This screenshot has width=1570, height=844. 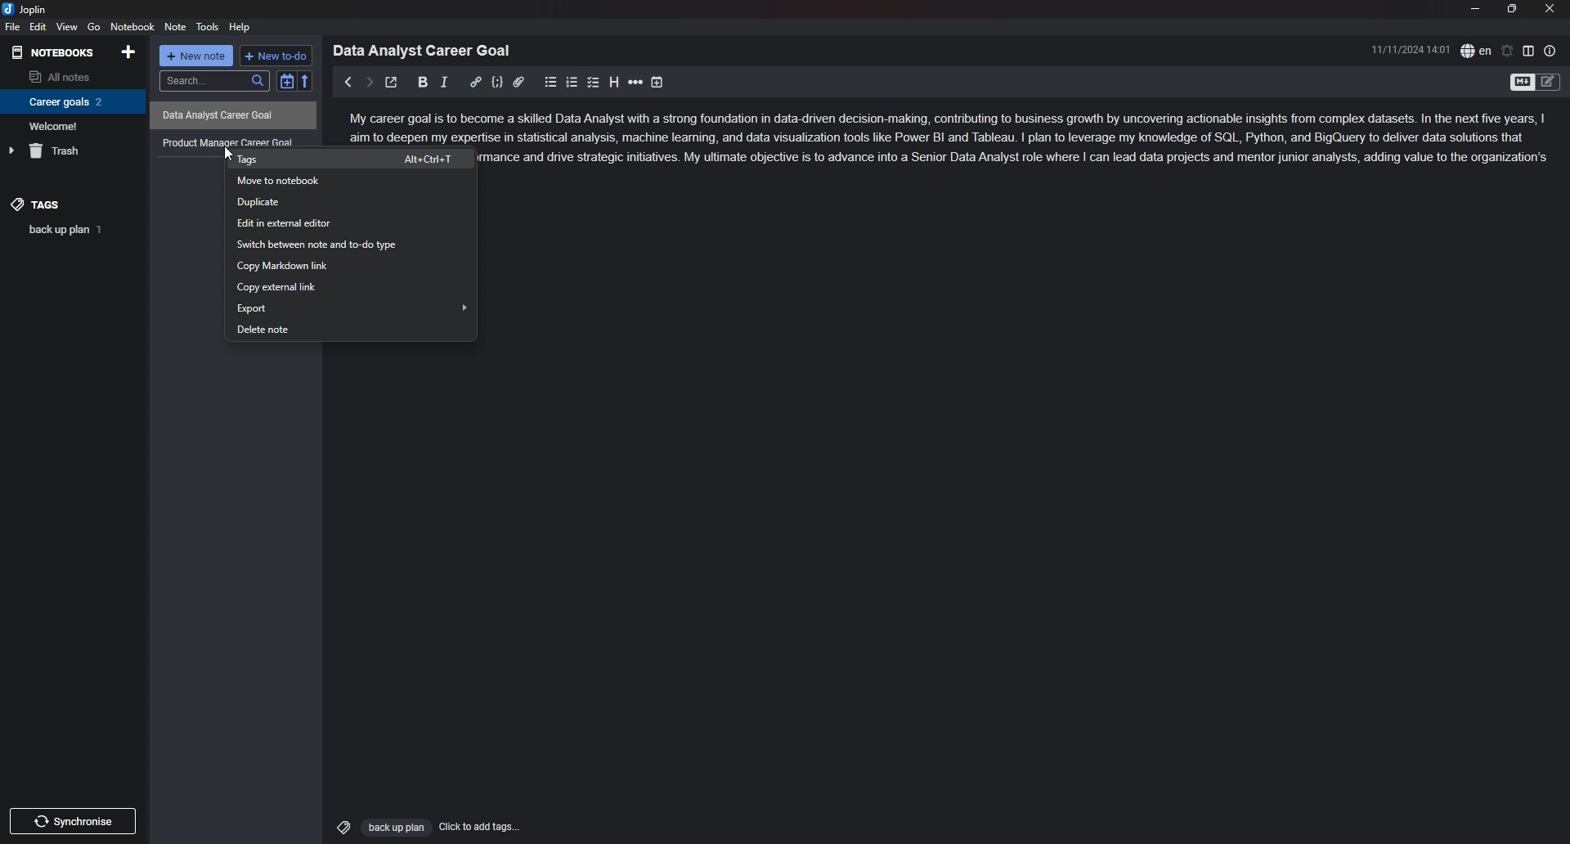 What do you see at coordinates (240, 28) in the screenshot?
I see `help` at bounding box center [240, 28].